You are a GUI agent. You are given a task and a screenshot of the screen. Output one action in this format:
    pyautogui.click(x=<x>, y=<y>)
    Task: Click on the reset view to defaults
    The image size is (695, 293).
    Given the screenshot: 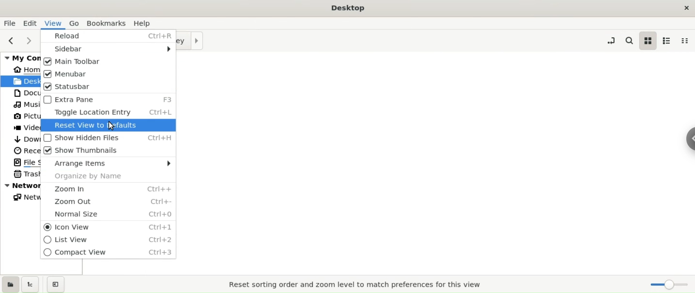 What is the action you would take?
    pyautogui.click(x=108, y=126)
    